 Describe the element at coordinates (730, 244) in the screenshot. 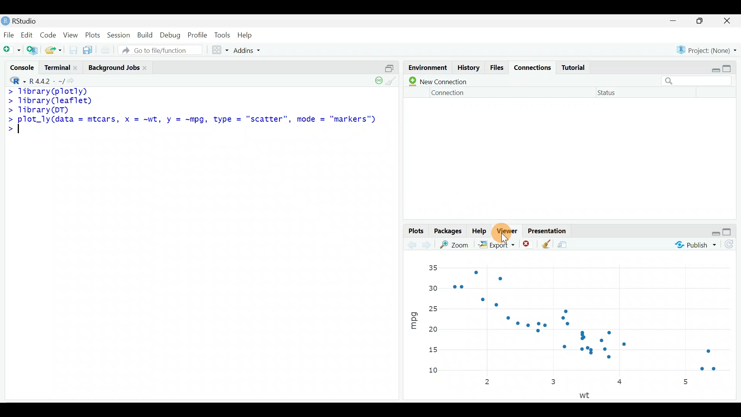

I see `Refresh the presentation preview` at that location.